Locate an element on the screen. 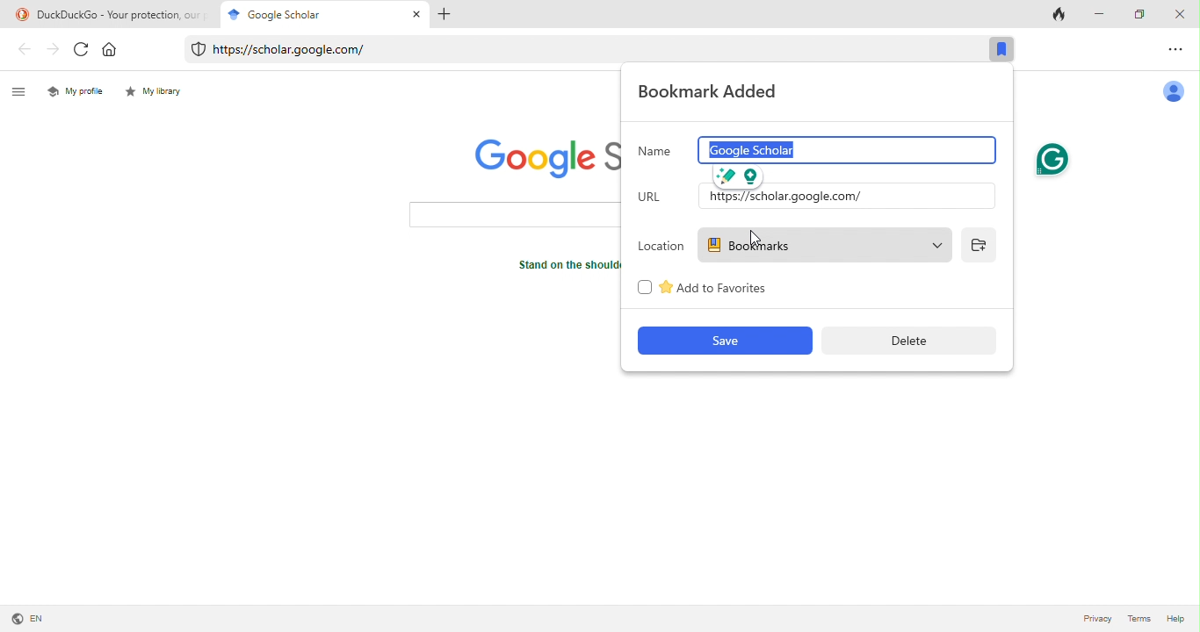 The height and width of the screenshot is (632, 1200). track tab is located at coordinates (1063, 13).